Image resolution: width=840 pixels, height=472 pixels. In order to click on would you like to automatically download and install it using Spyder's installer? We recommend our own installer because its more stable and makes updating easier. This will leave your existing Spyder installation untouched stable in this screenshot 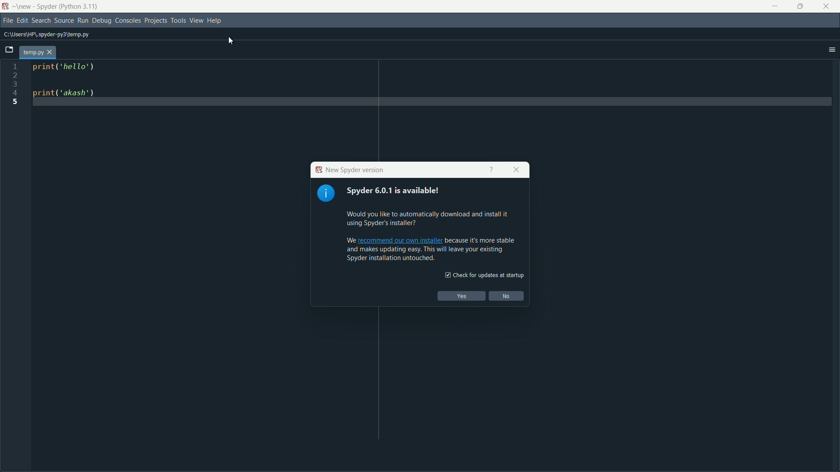, I will do `click(431, 235)`.